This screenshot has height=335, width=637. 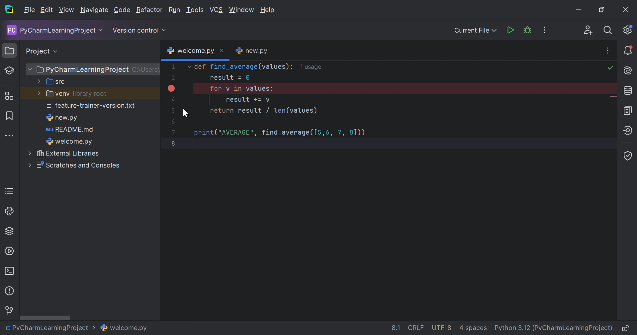 I want to click on Version Control, so click(x=138, y=31).